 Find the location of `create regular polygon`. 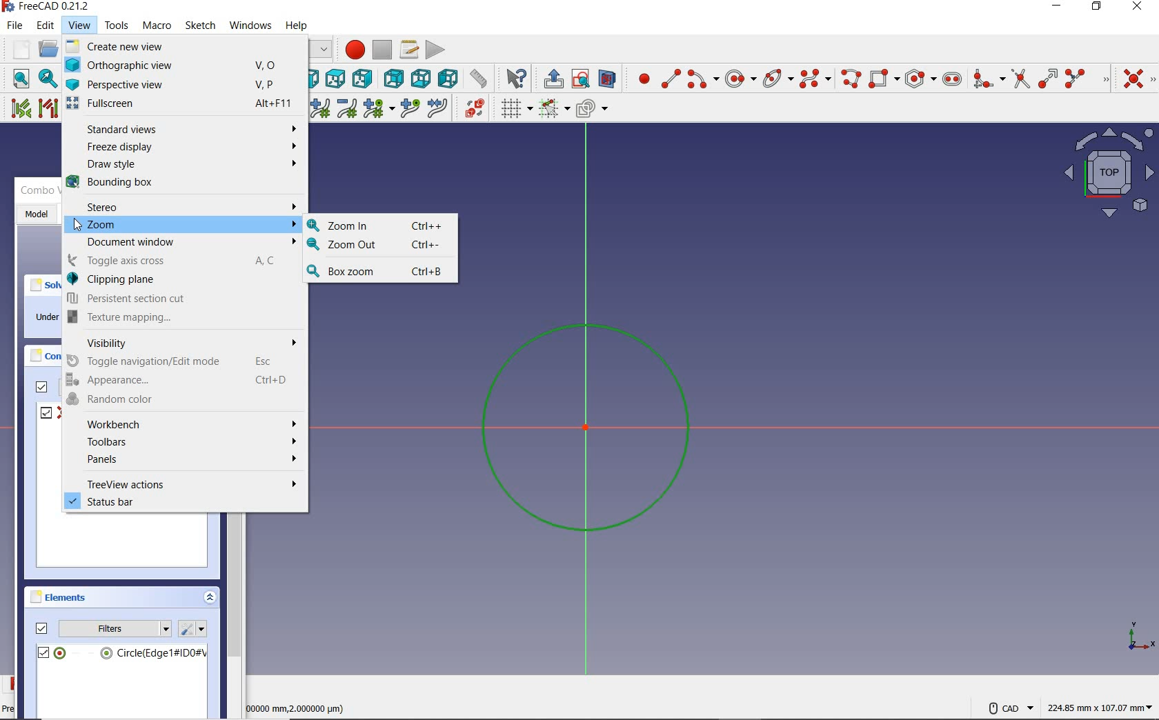

create regular polygon is located at coordinates (920, 78).